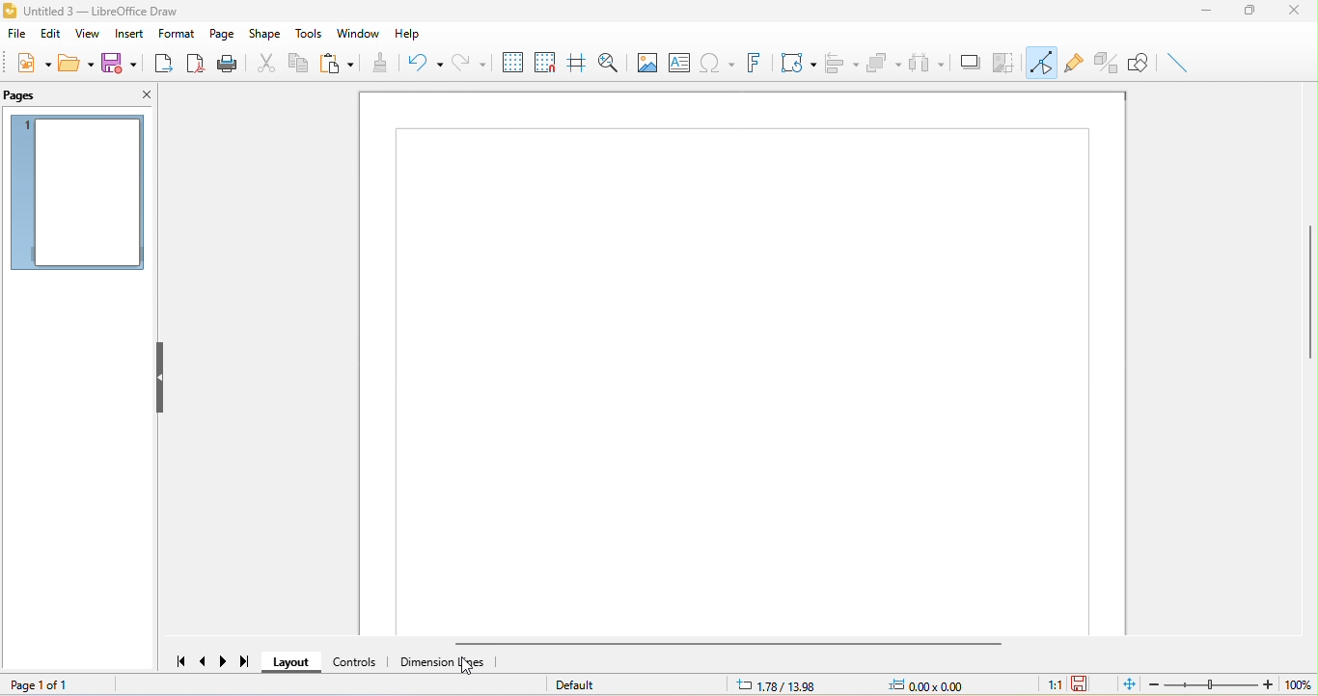  I want to click on dimension line, so click(453, 664).